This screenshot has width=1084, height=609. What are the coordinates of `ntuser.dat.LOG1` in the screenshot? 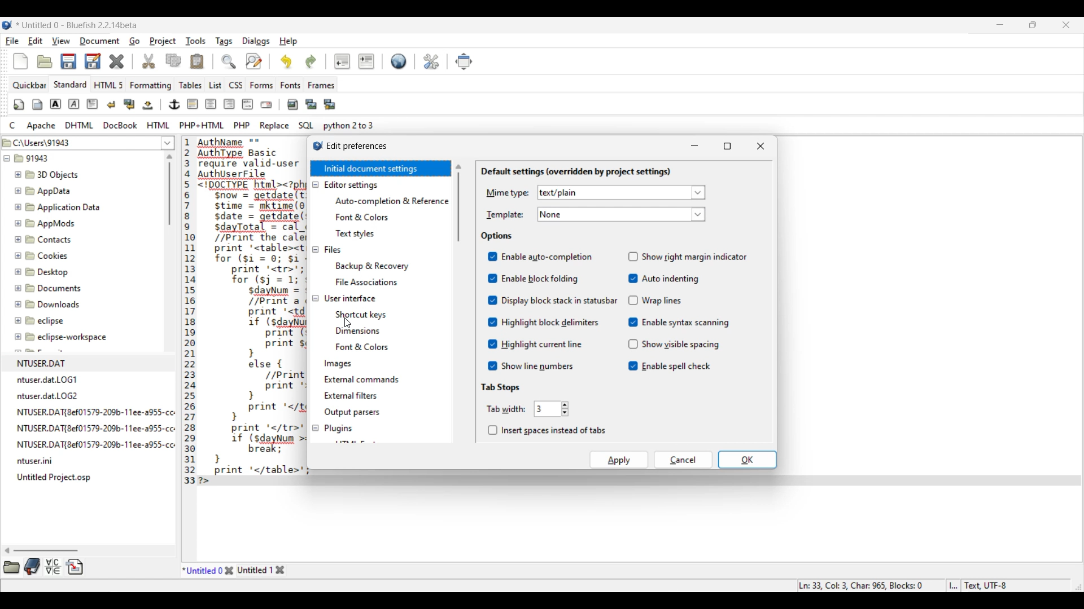 It's located at (52, 378).